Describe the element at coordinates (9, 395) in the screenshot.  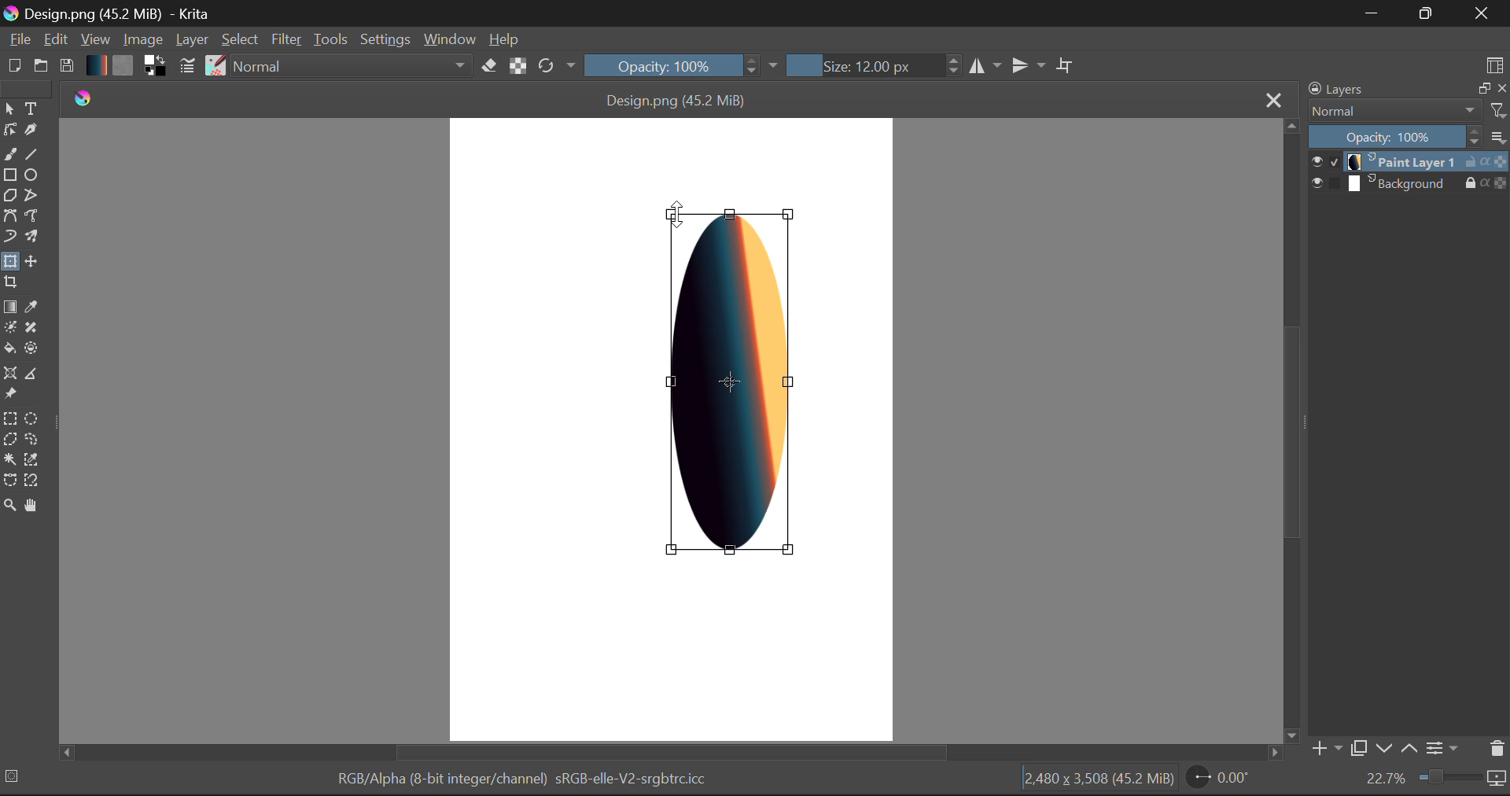
I see `Reference Image` at that location.